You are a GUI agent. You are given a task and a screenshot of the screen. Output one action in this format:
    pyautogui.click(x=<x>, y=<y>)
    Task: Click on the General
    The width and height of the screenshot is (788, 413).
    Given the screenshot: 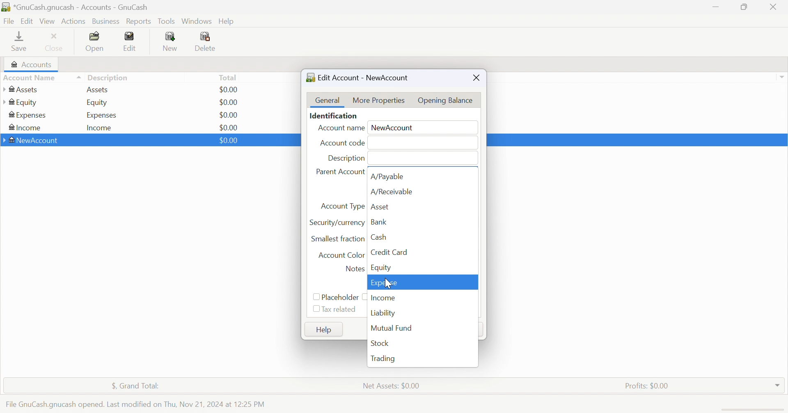 What is the action you would take?
    pyautogui.click(x=328, y=100)
    